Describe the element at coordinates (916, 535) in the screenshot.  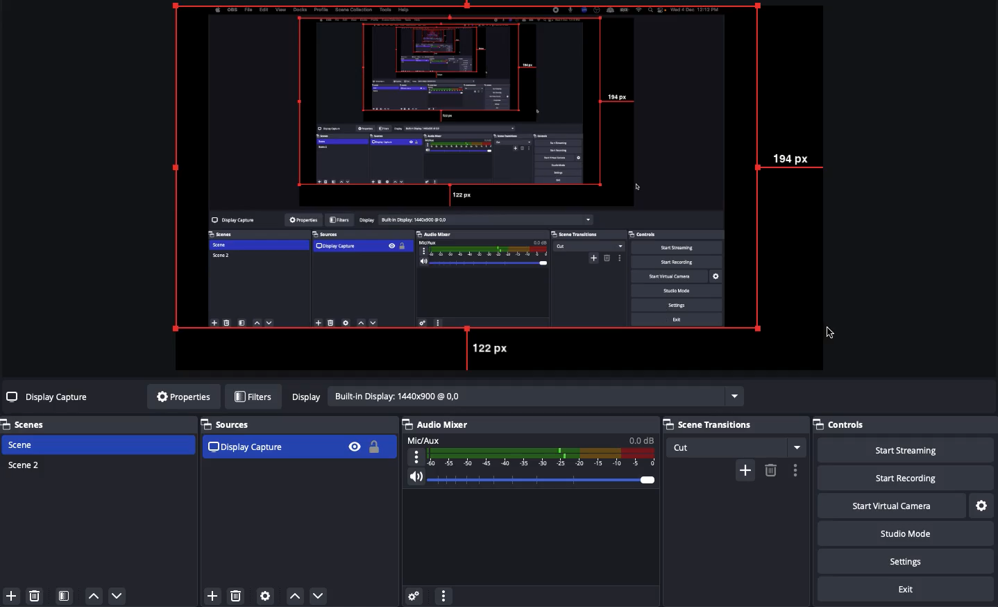
I see `Studio mode` at that location.